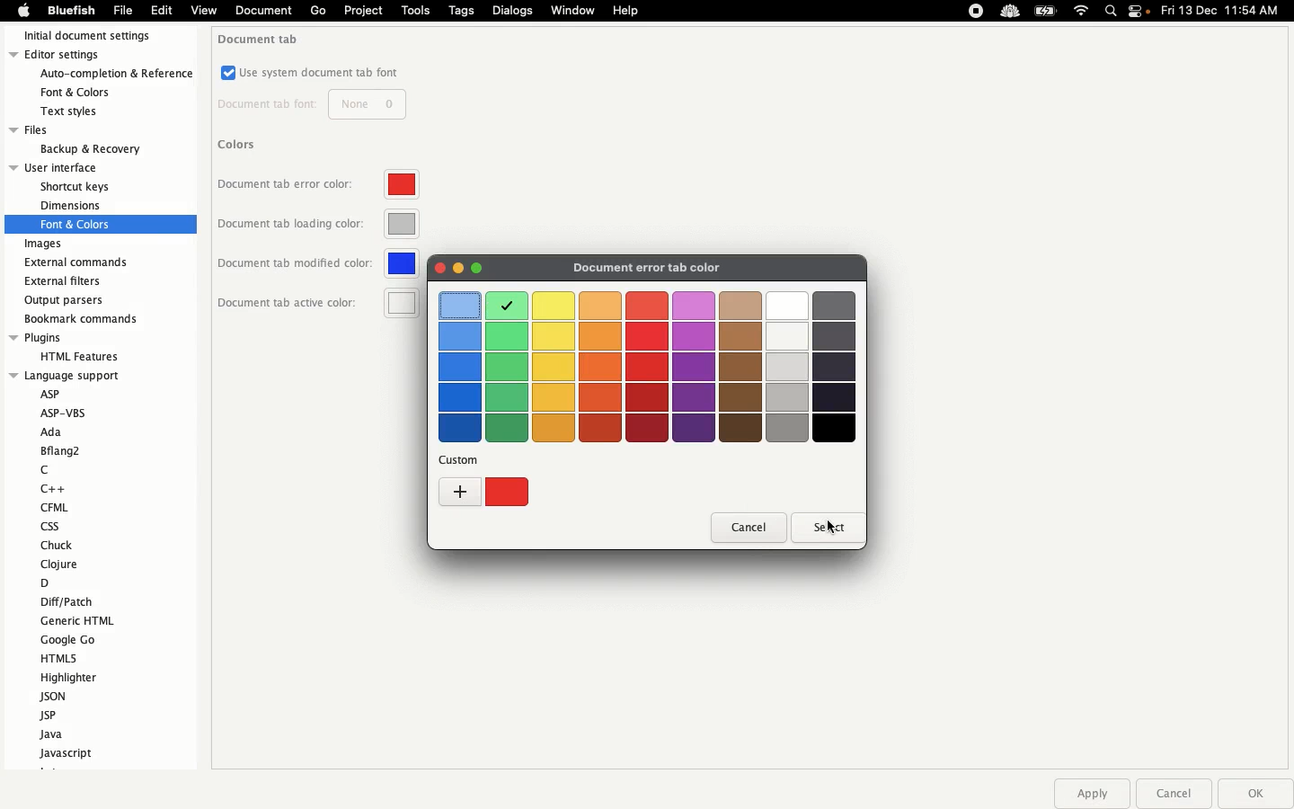  I want to click on Go, so click(318, 11).